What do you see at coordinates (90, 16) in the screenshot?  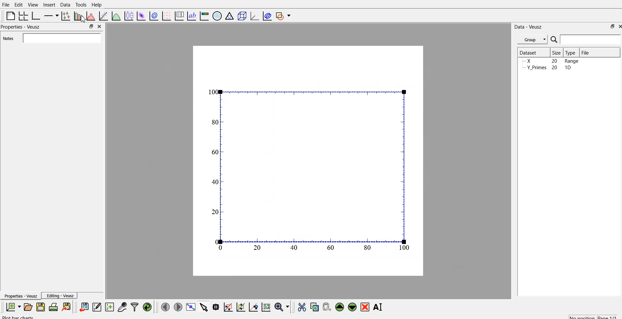 I see `histogram of dataset` at bounding box center [90, 16].